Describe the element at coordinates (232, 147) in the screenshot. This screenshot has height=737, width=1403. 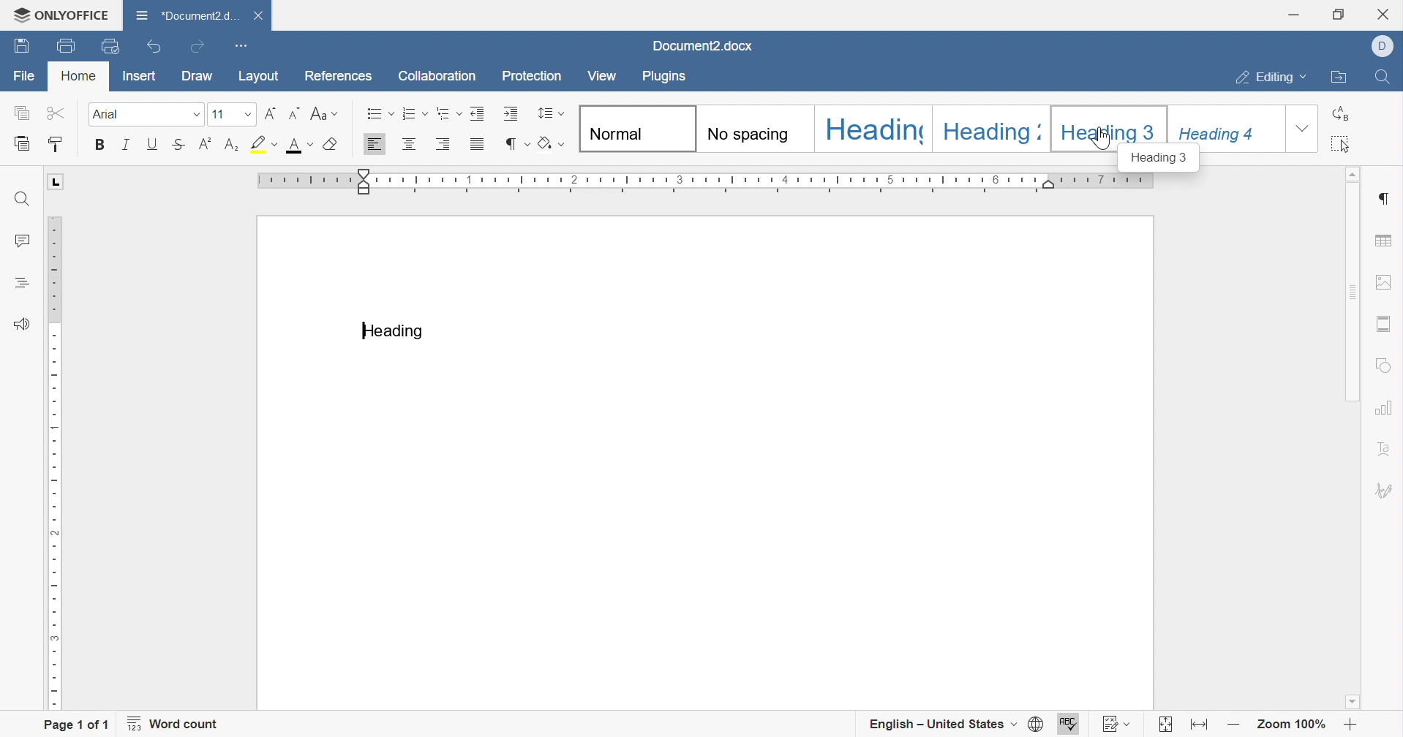
I see `Subscript` at that location.